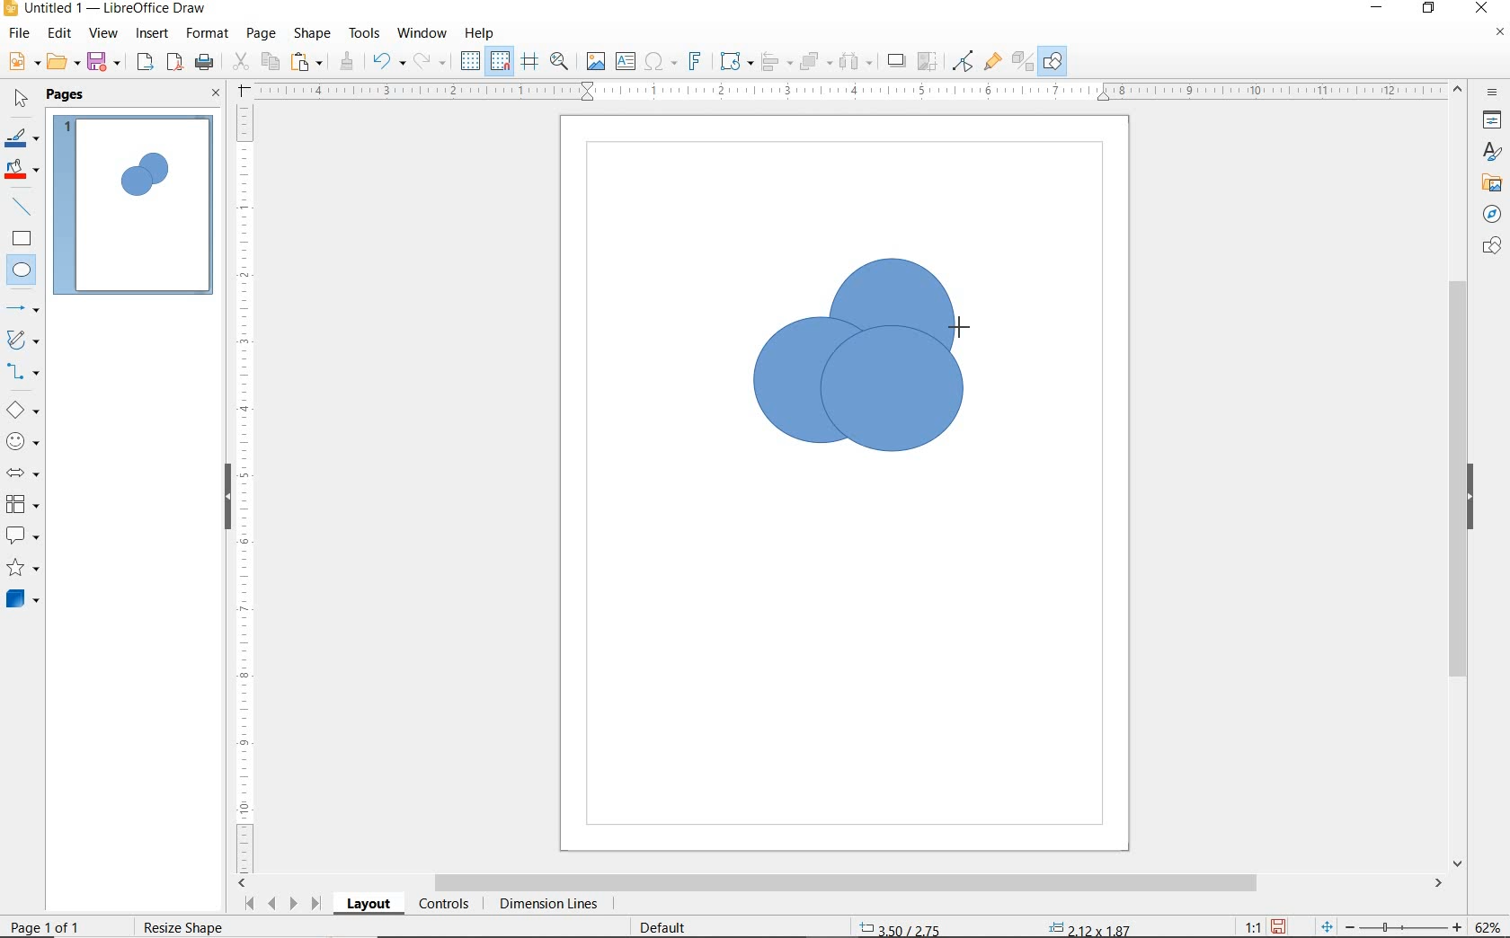  I want to click on CALLOUT SHAPES, so click(22, 536).